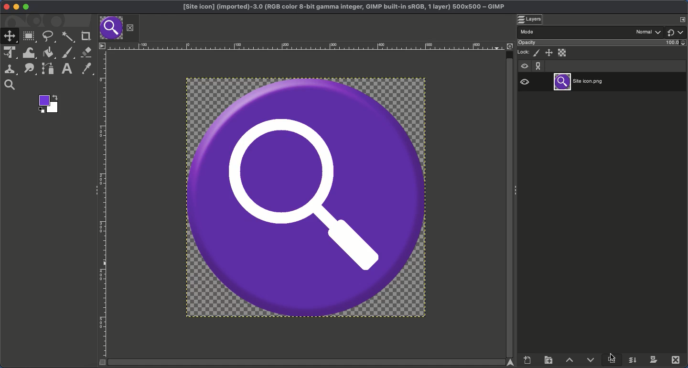 Image resolution: width=688 pixels, height=368 pixels. Describe the element at coordinates (676, 359) in the screenshot. I see `Delete this layer` at that location.